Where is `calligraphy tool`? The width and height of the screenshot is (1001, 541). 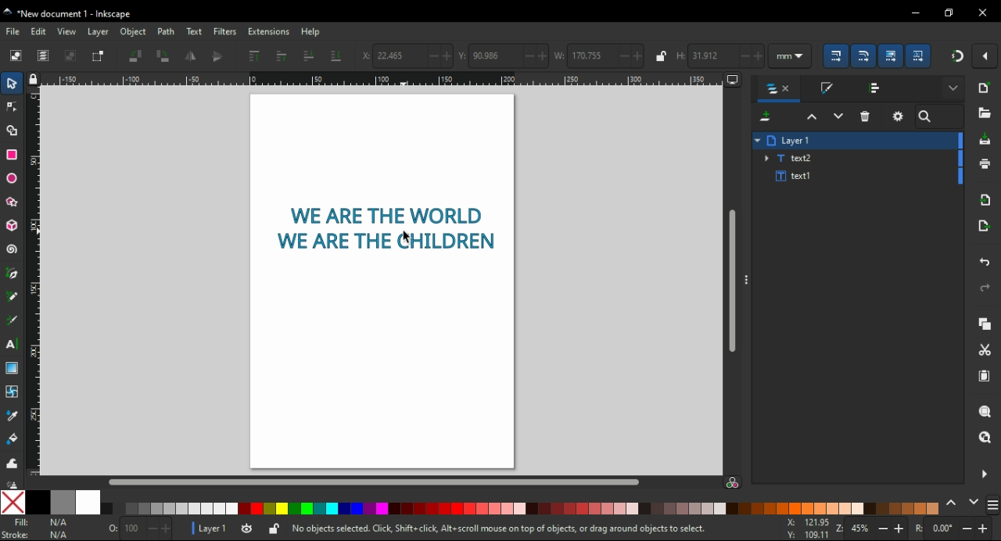 calligraphy tool is located at coordinates (12, 321).